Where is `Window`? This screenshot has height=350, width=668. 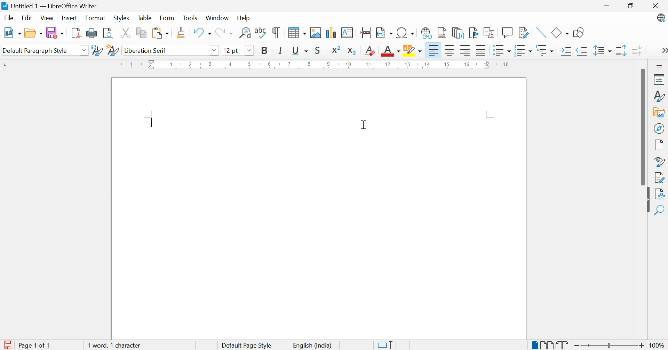 Window is located at coordinates (217, 18).